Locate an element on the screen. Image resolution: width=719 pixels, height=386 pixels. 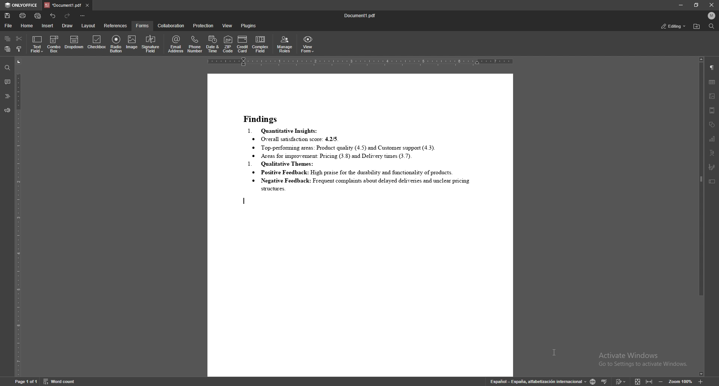
radio button is located at coordinates (116, 44).